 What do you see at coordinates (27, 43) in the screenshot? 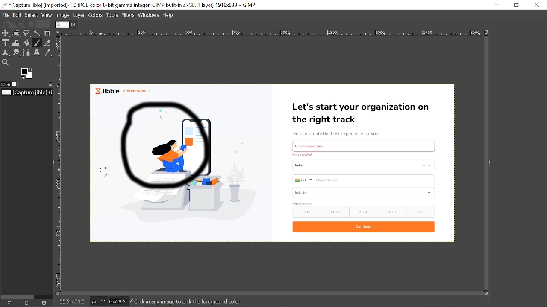
I see `bucket fill tool` at bounding box center [27, 43].